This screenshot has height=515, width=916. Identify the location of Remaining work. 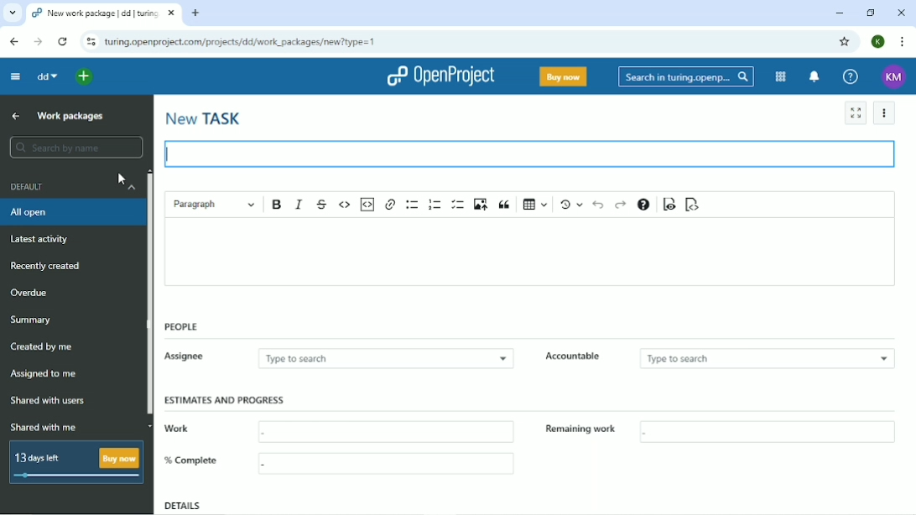
(583, 433).